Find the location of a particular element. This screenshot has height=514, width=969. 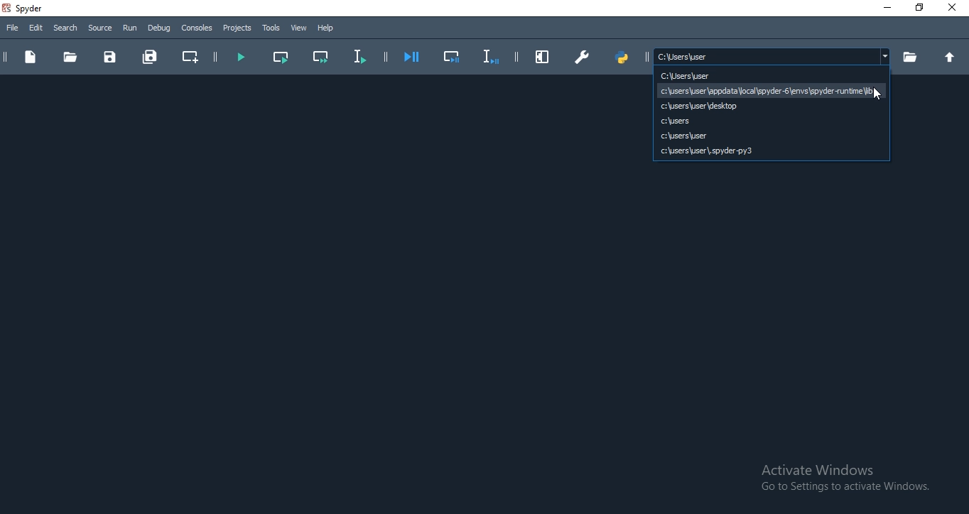

C:\Users is located at coordinates (771, 121).